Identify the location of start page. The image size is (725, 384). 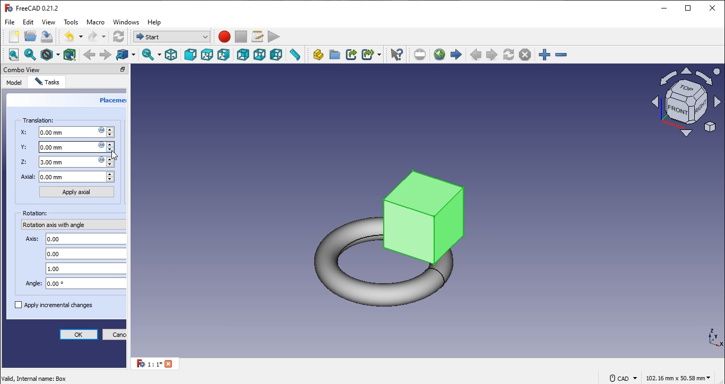
(456, 54).